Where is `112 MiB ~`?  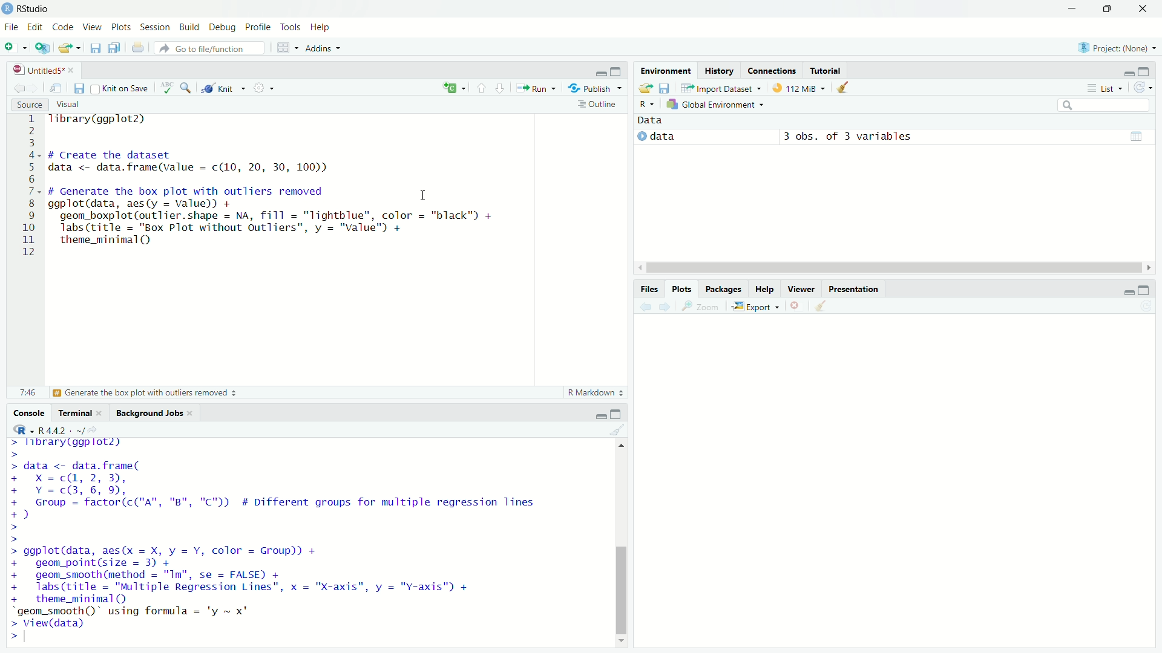 112 MiB ~ is located at coordinates (807, 89).